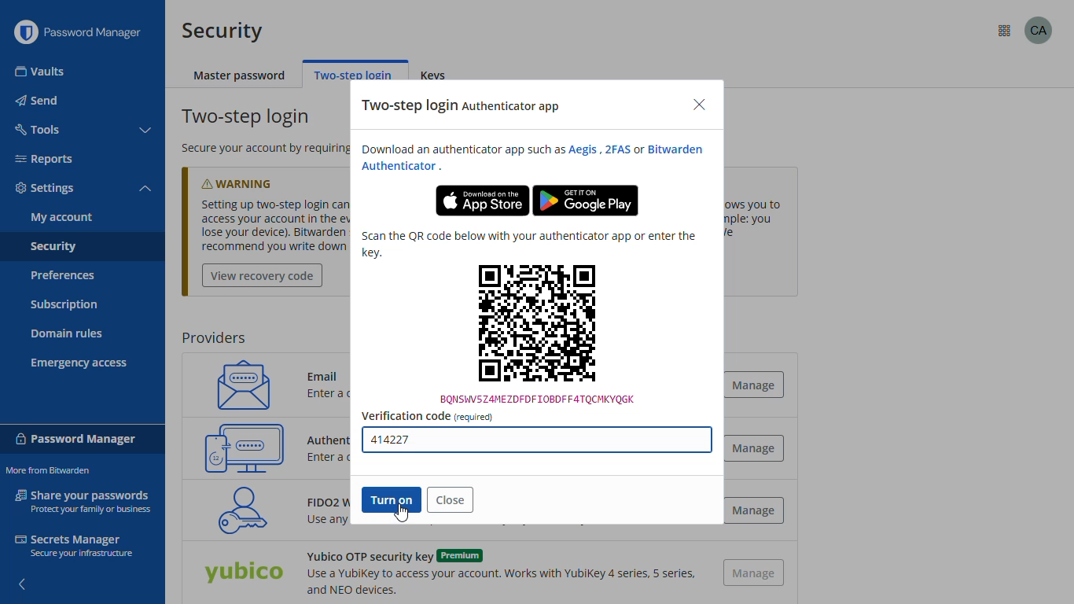  I want to click on authenticator app, so click(245, 447).